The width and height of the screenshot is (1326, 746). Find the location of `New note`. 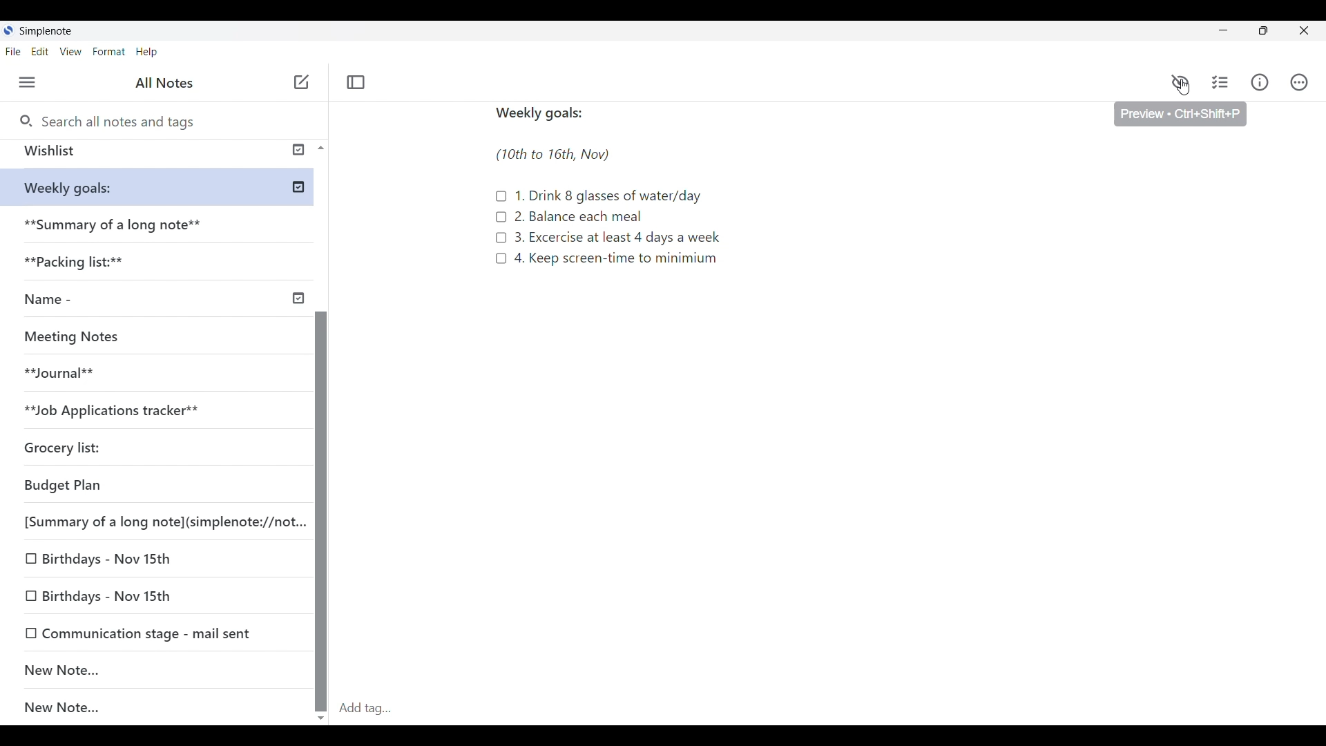

New note is located at coordinates (301, 82).